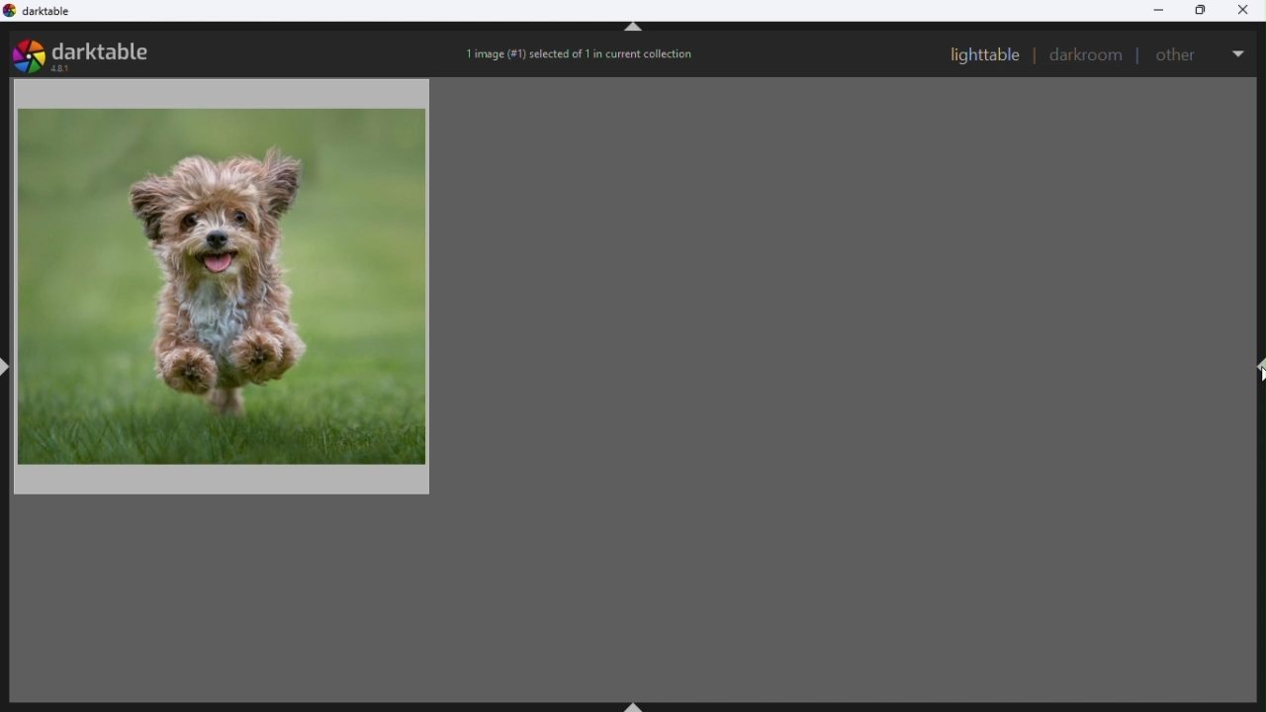  Describe the element at coordinates (1248, 10) in the screenshot. I see `Close` at that location.